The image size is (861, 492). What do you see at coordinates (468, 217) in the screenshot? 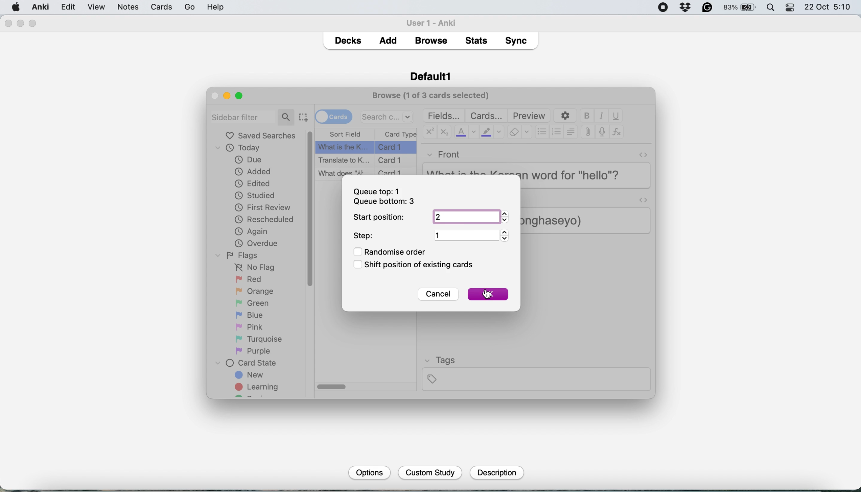
I see `enter new position` at bounding box center [468, 217].